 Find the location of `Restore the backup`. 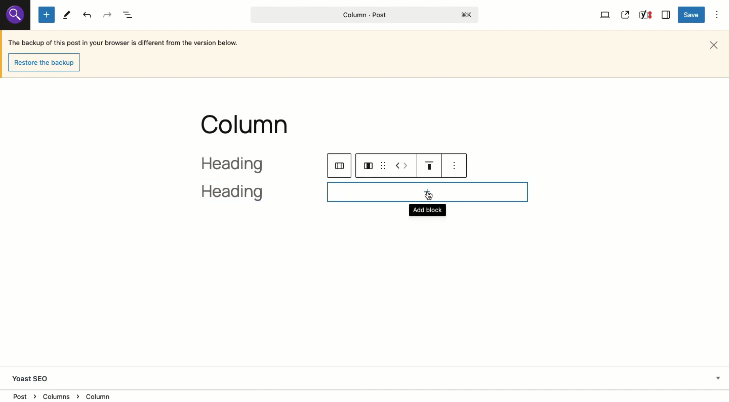

Restore the backup is located at coordinates (47, 63).